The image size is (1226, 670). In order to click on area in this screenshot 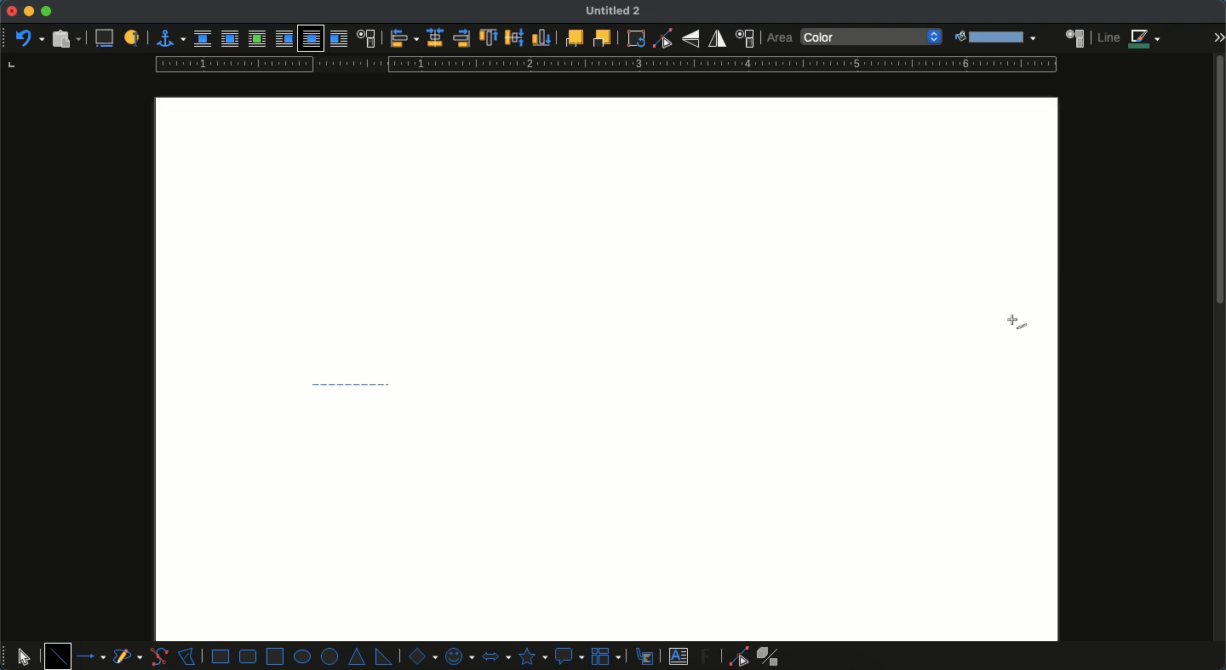, I will do `click(779, 38)`.